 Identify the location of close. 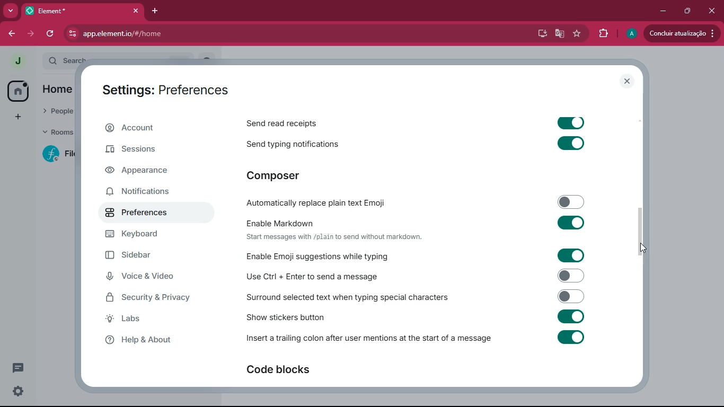
(628, 81).